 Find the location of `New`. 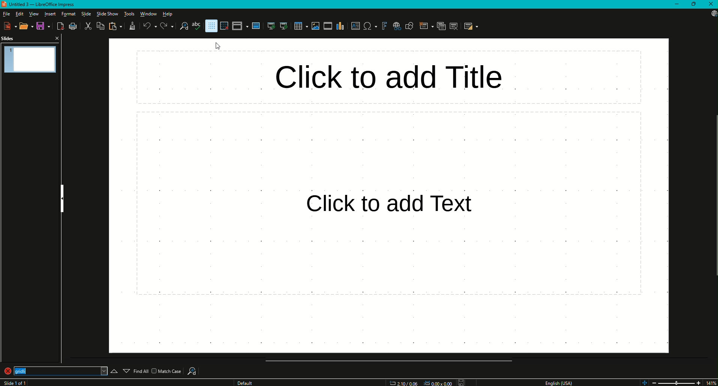

New is located at coordinates (8, 26).